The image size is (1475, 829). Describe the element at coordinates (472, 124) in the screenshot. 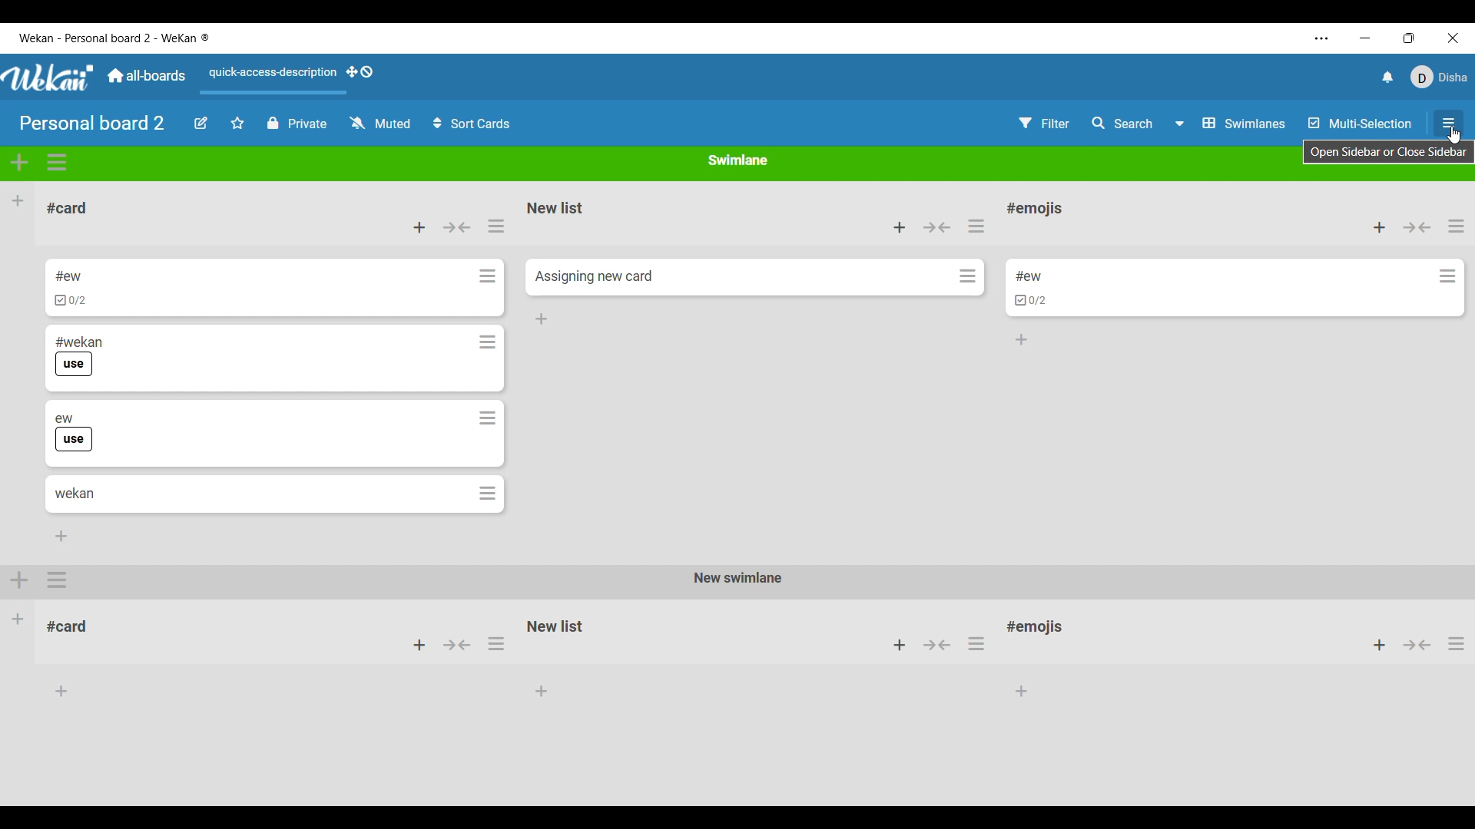

I see `Sort cards` at that location.